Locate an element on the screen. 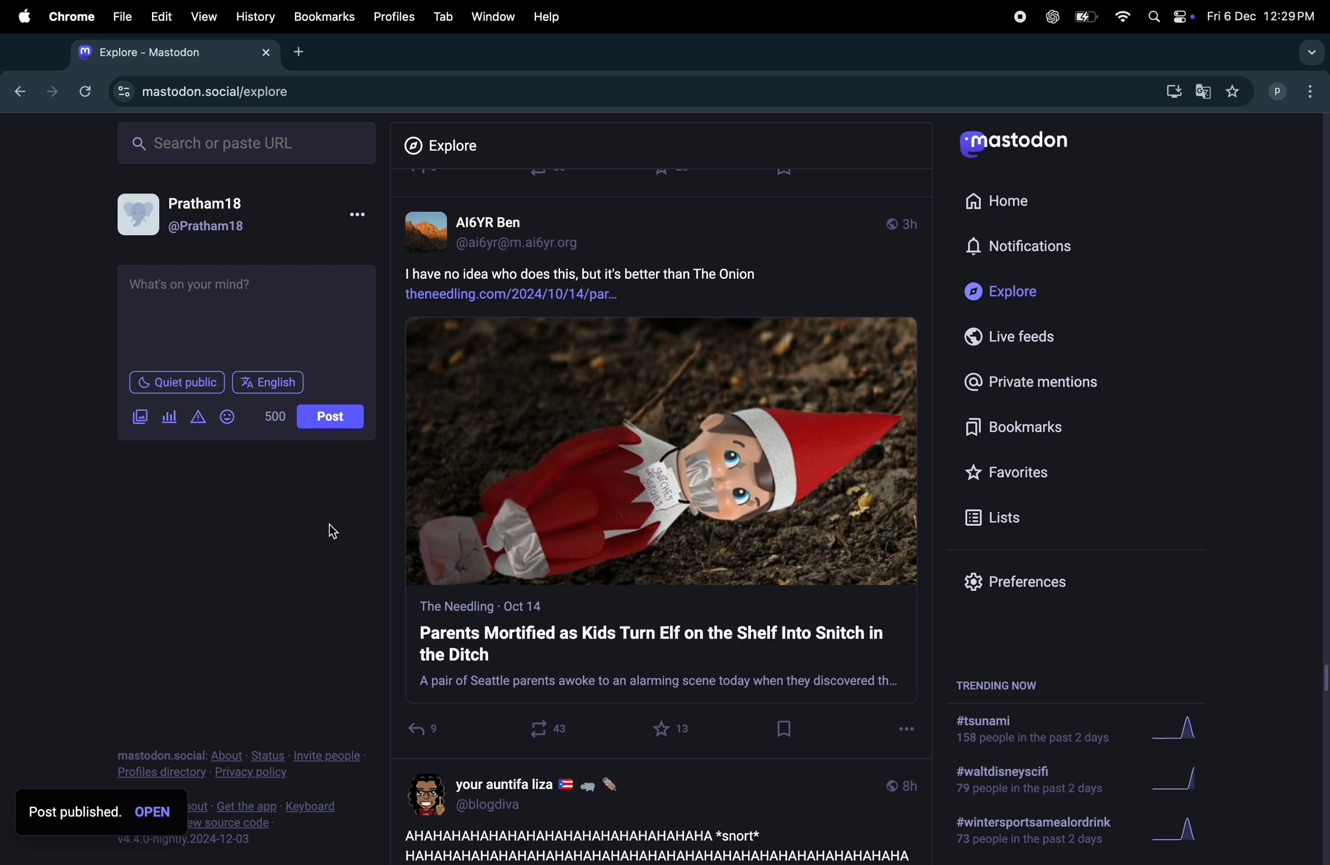  options is located at coordinates (356, 218).